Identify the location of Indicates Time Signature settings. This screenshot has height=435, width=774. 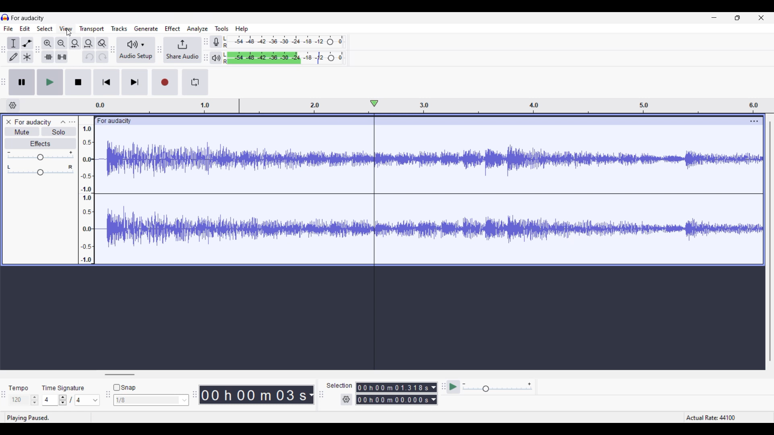
(63, 388).